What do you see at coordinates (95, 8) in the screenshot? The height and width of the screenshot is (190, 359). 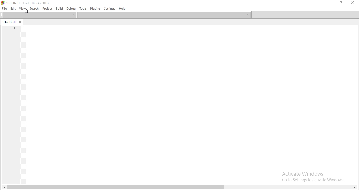 I see `Plugins ` at bounding box center [95, 8].